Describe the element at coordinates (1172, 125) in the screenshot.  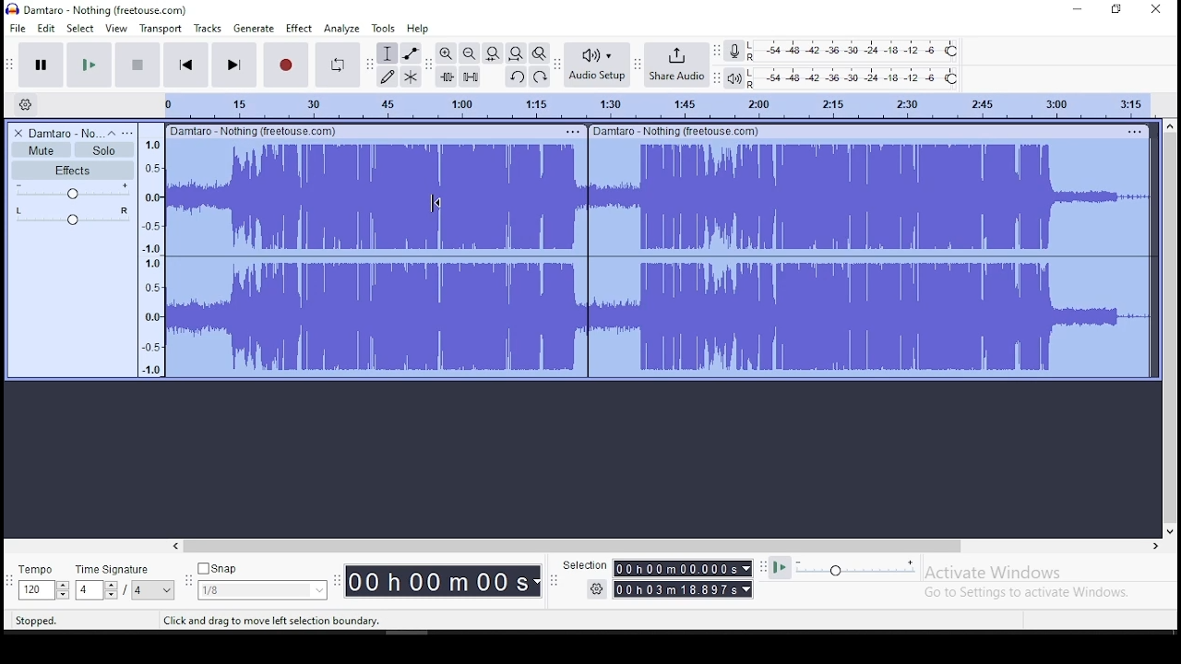
I see `scroll up` at that location.